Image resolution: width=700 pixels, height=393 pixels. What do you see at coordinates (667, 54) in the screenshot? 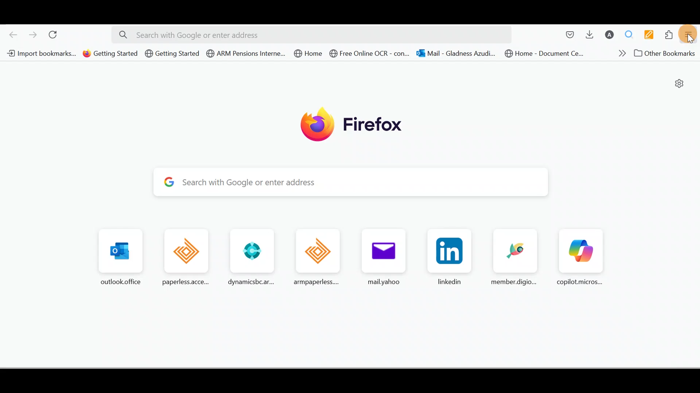
I see `Other bookmarks` at bounding box center [667, 54].